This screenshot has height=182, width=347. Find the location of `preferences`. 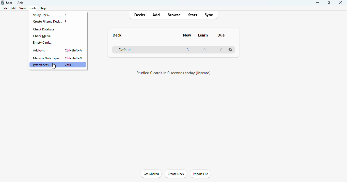

preferences is located at coordinates (41, 65).